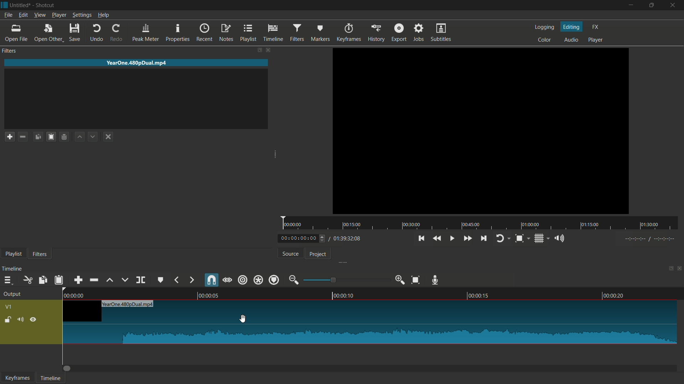 The height and width of the screenshot is (384, 684). Describe the element at coordinates (27, 281) in the screenshot. I see `cut` at that location.